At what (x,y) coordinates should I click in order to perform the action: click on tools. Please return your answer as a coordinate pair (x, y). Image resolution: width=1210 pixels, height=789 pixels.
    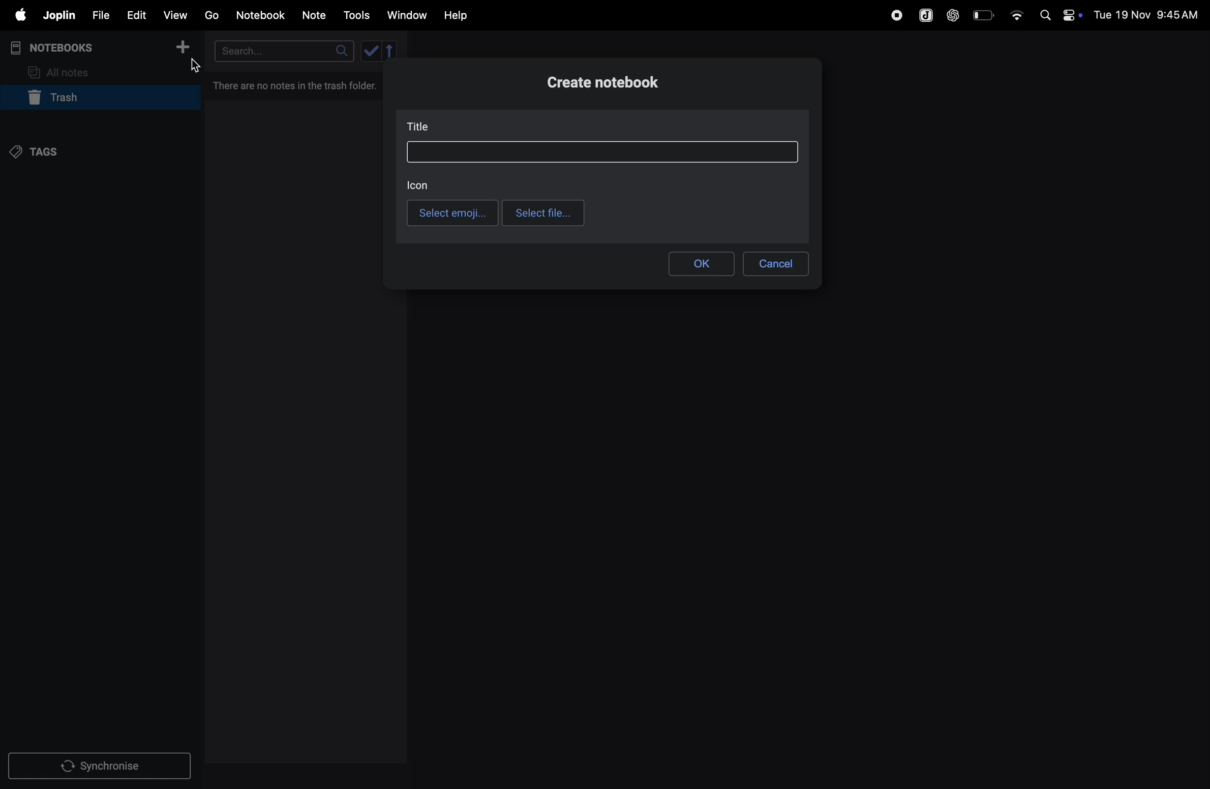
    Looking at the image, I should click on (355, 15).